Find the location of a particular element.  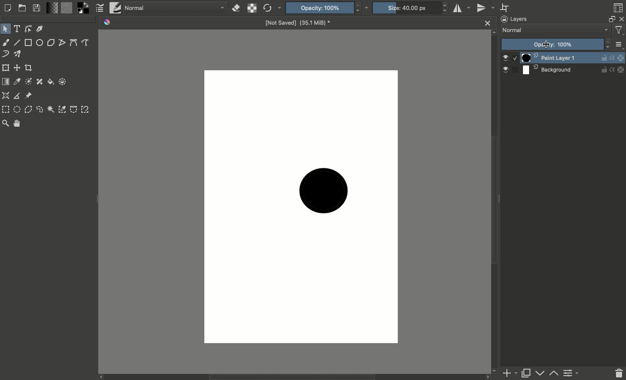

Pan tool is located at coordinates (18, 124).